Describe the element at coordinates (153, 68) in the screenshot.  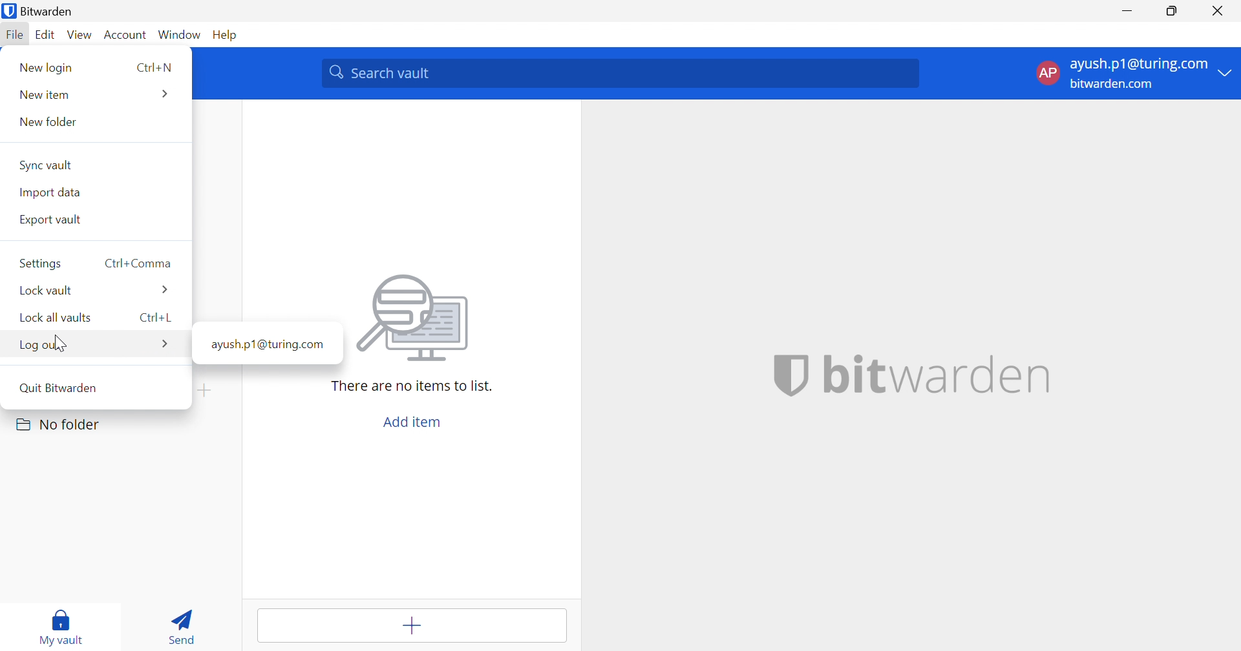
I see `Ctrl+N` at that location.